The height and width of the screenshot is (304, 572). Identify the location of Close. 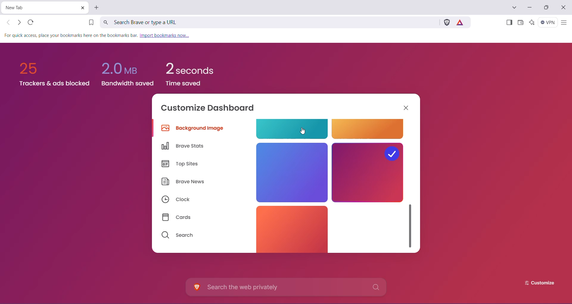
(407, 107).